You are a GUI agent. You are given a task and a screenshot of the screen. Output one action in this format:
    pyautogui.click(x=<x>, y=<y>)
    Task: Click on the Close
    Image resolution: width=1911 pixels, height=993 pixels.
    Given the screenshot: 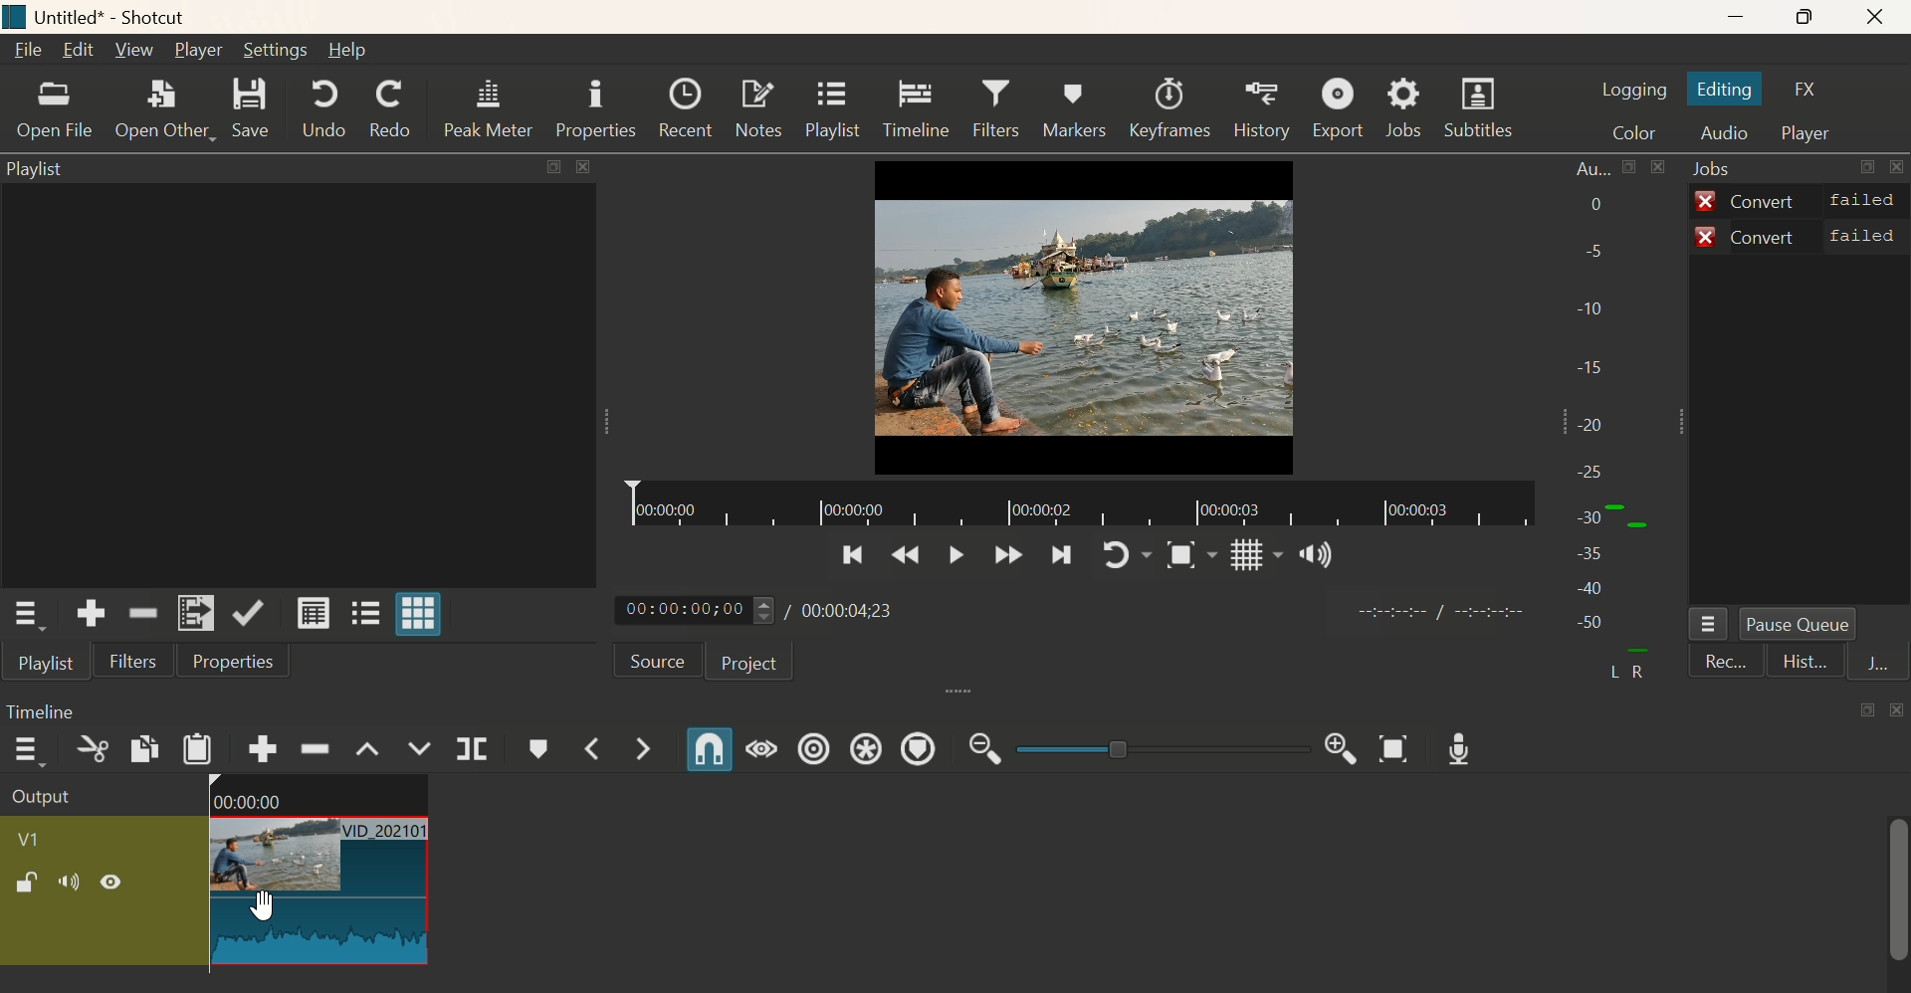 What is the action you would take?
    pyautogui.click(x=1885, y=17)
    